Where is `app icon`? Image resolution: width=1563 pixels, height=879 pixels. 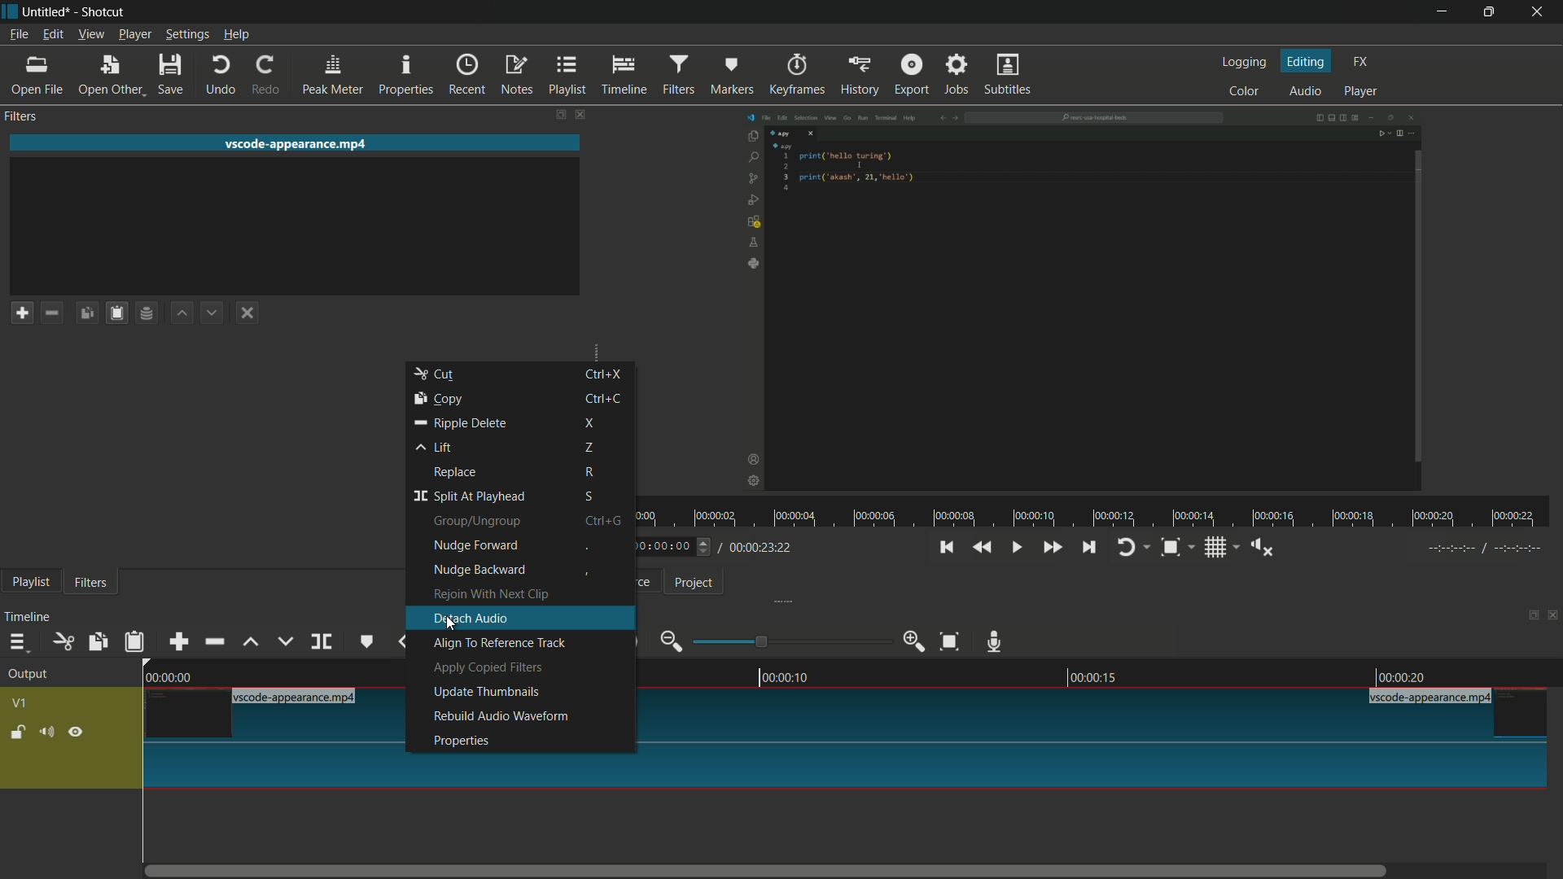
app icon is located at coordinates (10, 11).